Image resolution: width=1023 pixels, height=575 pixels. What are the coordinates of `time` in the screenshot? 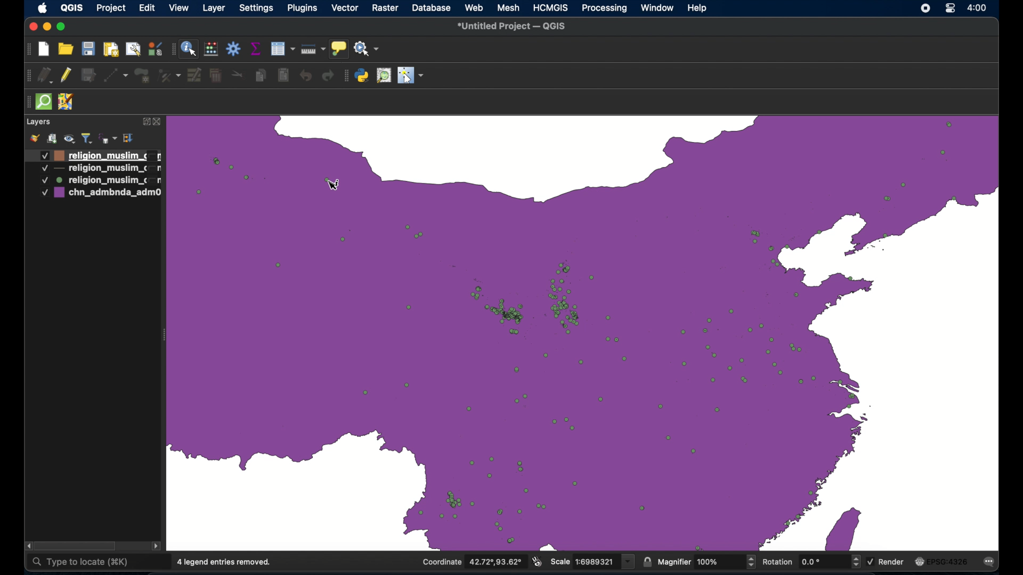 It's located at (978, 9).